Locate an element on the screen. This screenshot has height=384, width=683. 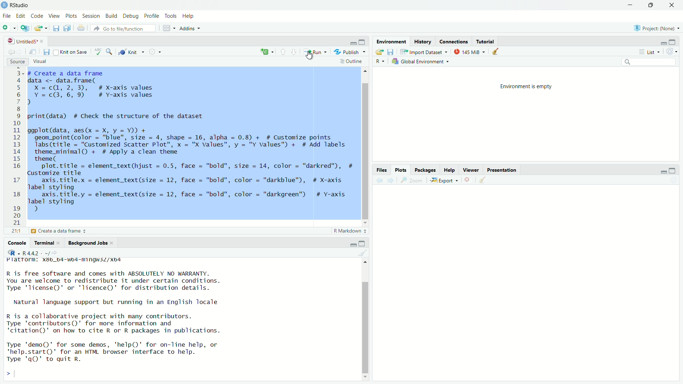
Presentation is located at coordinates (500, 171).